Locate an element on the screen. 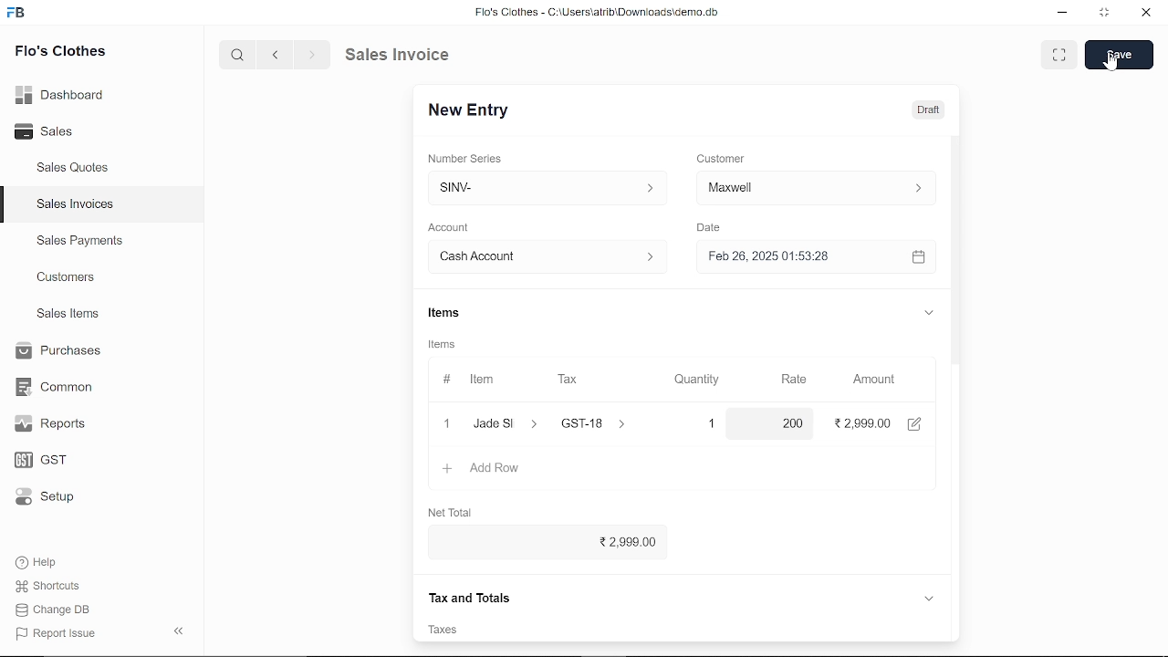  Flo's Clothes - C:\UsersatribiDownloads\demo.do is located at coordinates (604, 14).